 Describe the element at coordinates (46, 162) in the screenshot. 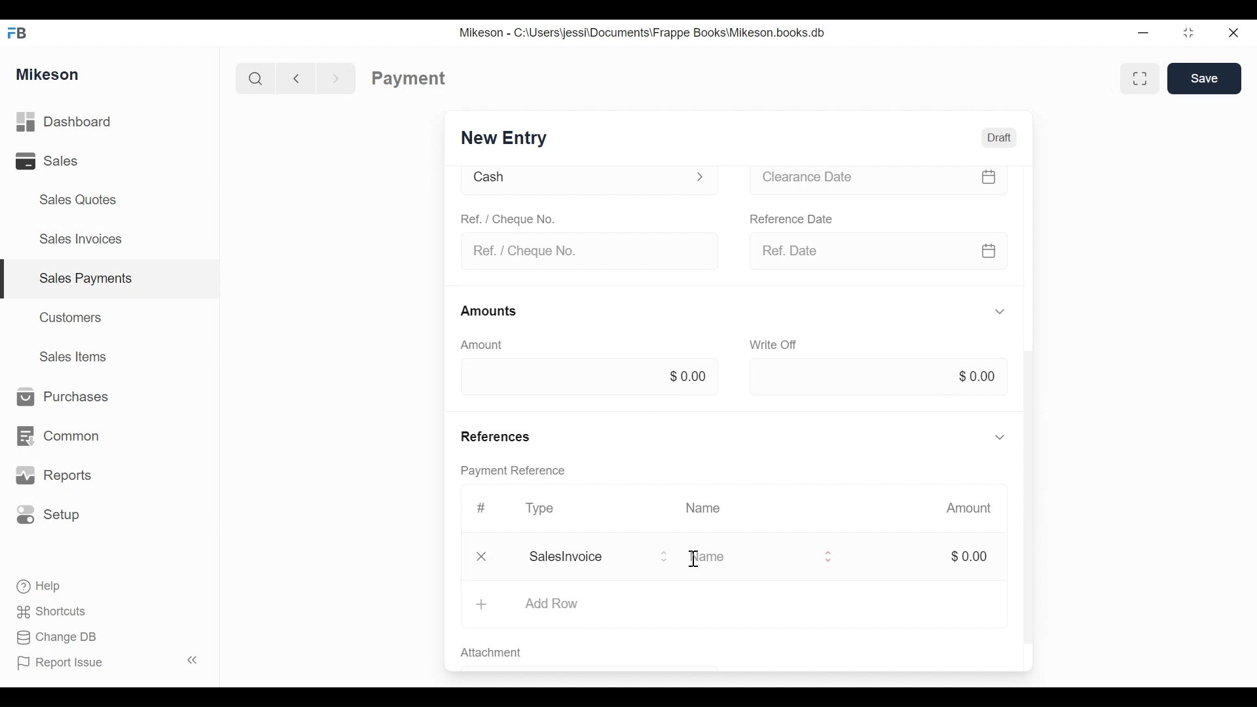

I see `Sales` at that location.